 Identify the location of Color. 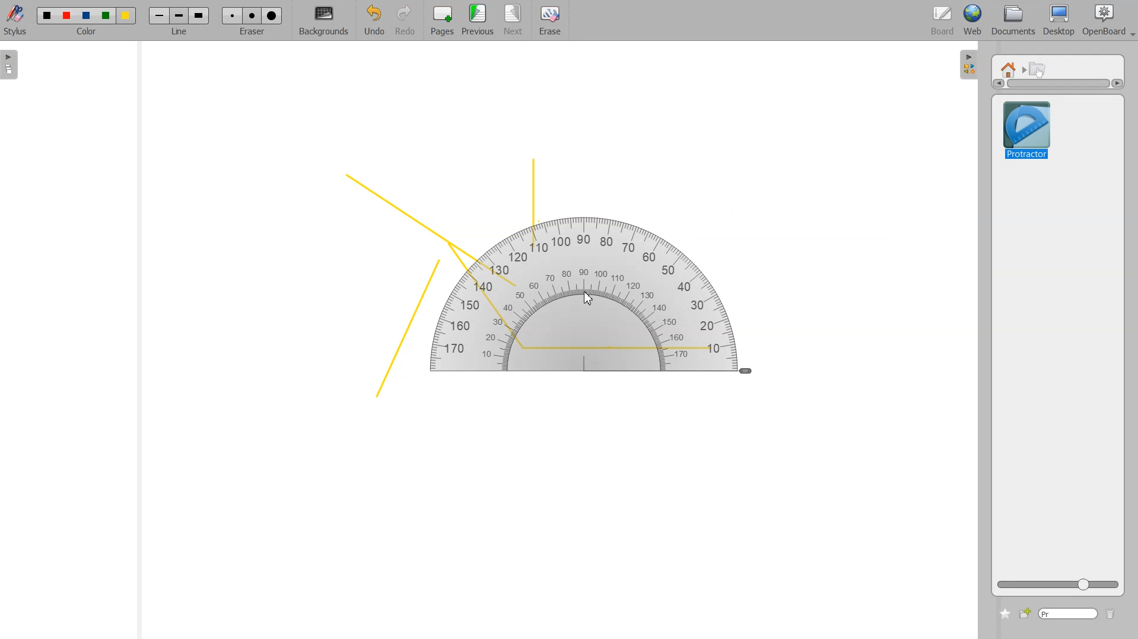
(87, 15).